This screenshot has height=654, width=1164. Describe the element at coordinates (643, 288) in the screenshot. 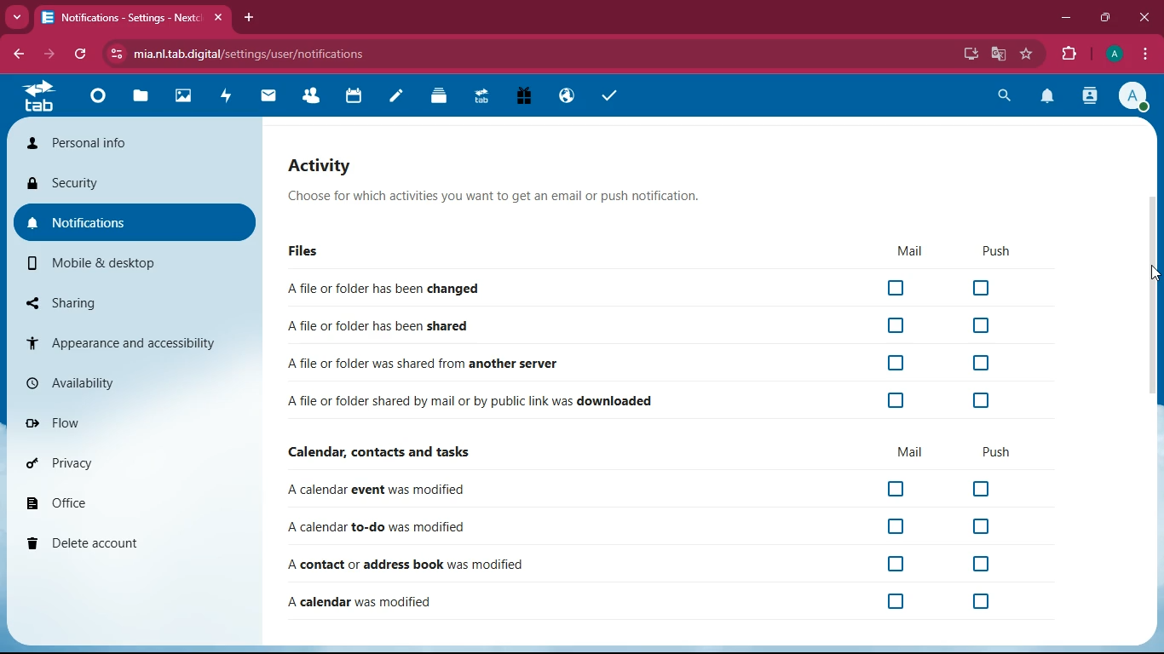

I see `A file or folder has been changed` at that location.